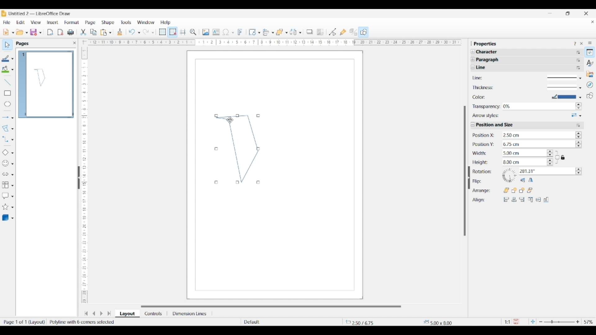  What do you see at coordinates (537, 145) in the screenshot?
I see `Type position Y` at bounding box center [537, 145].